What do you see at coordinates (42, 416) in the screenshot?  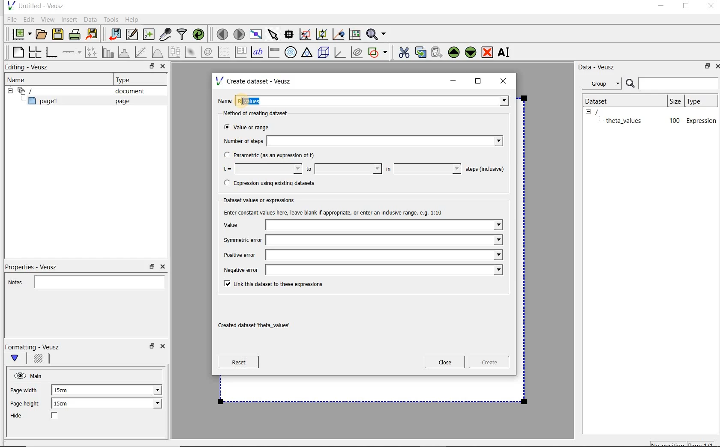 I see `Hide` at bounding box center [42, 416].